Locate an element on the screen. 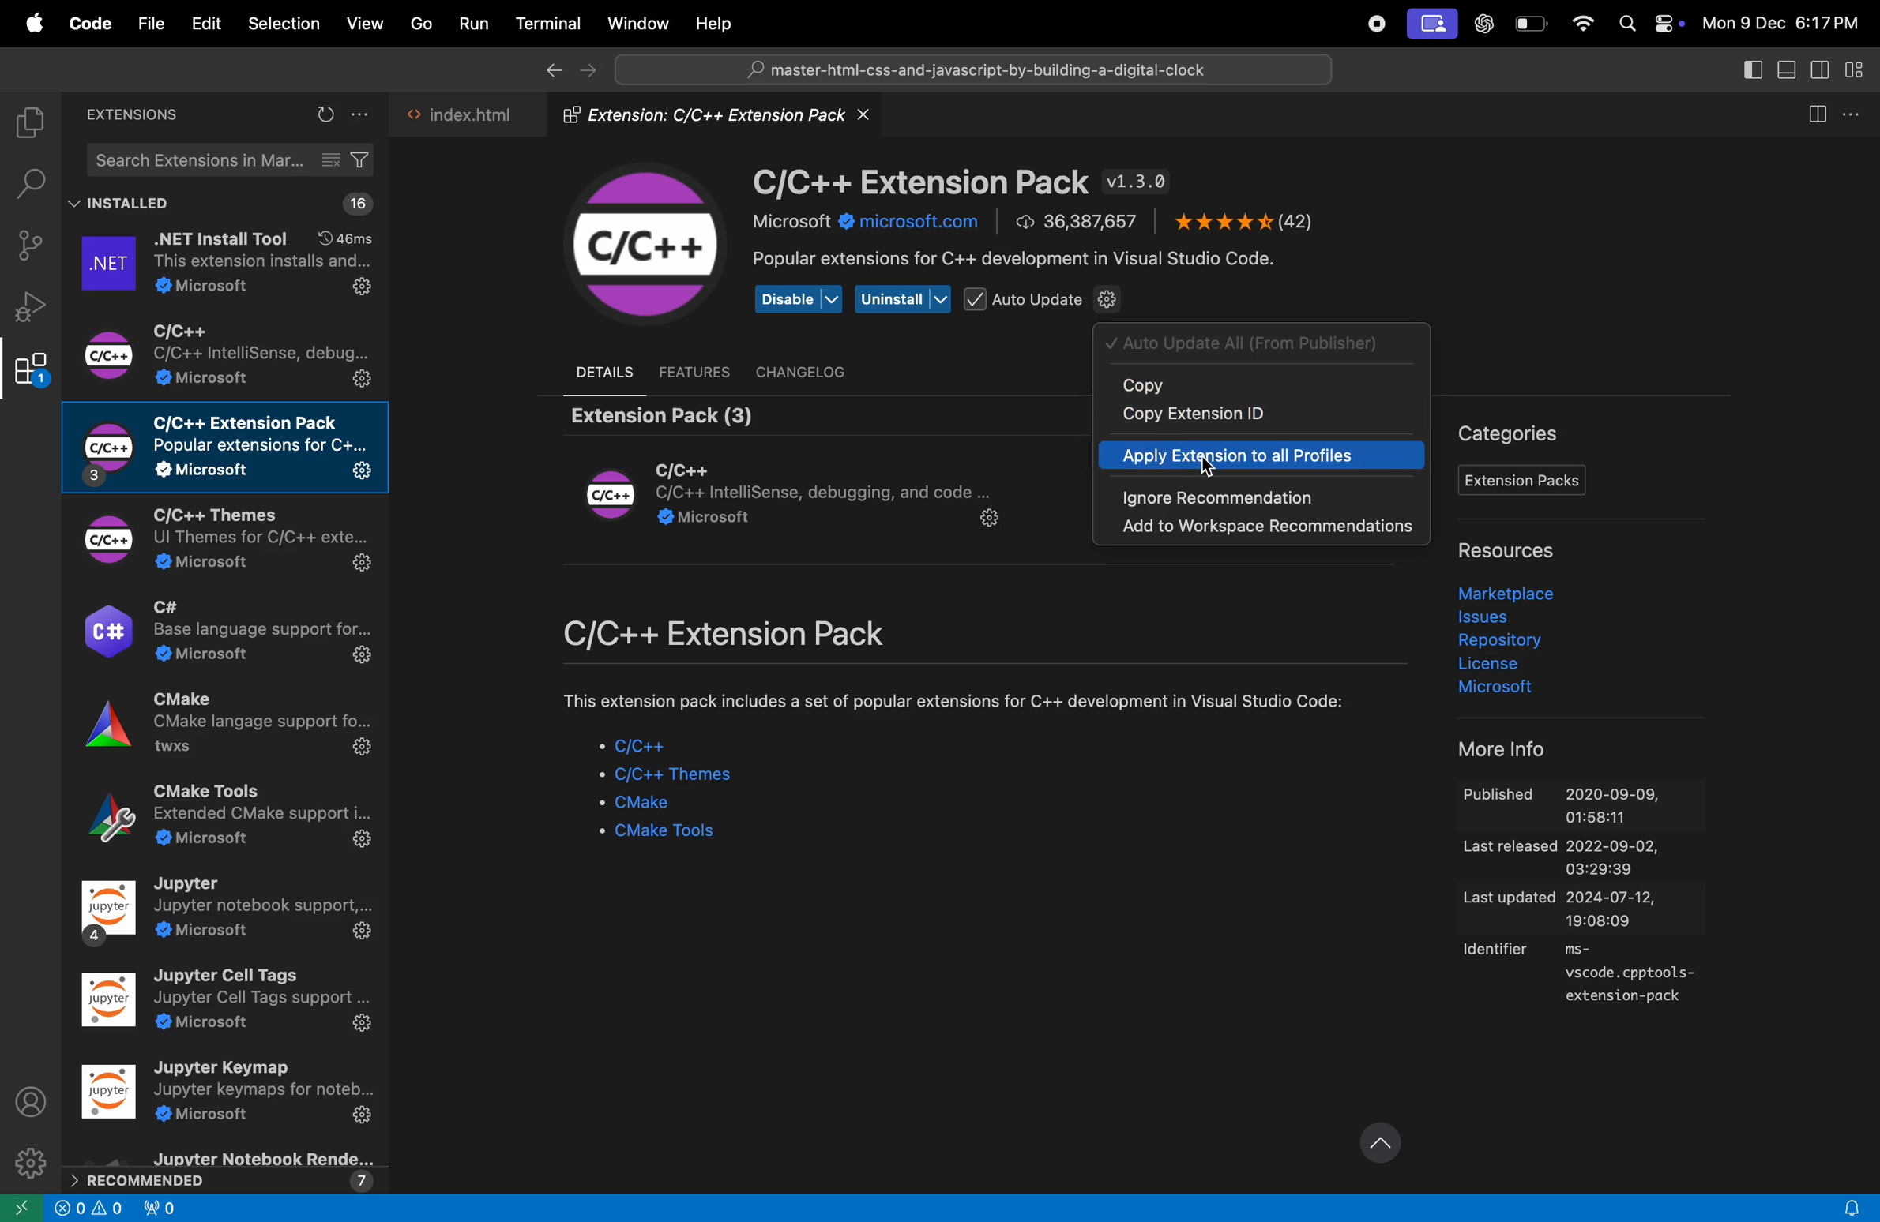 The height and width of the screenshot is (1222, 1880). search extensions is located at coordinates (231, 159).